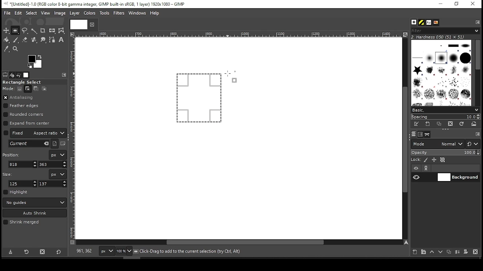 The image size is (483, 271). I want to click on 818,363, so click(83, 251).